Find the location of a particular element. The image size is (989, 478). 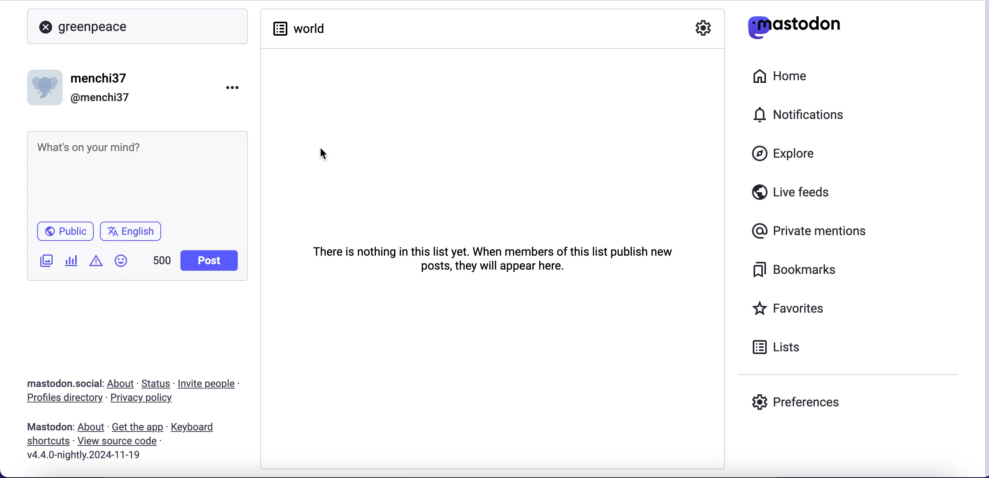

mastodon social is located at coordinates (54, 384).